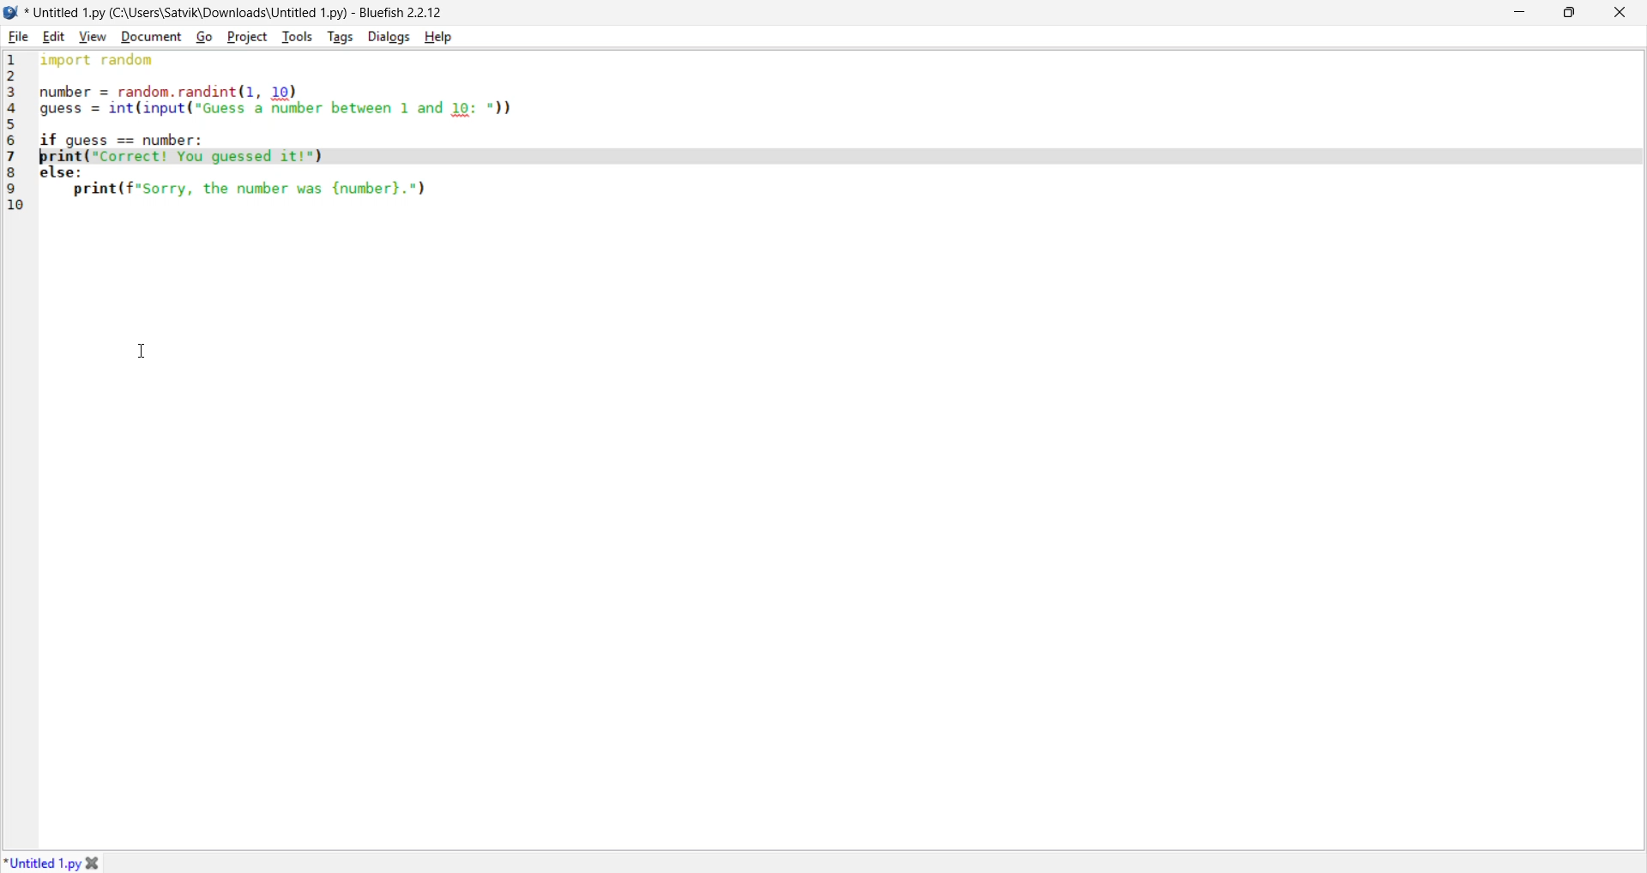 The height and width of the screenshot is (873, 1647). I want to click on cursor, so click(144, 346).